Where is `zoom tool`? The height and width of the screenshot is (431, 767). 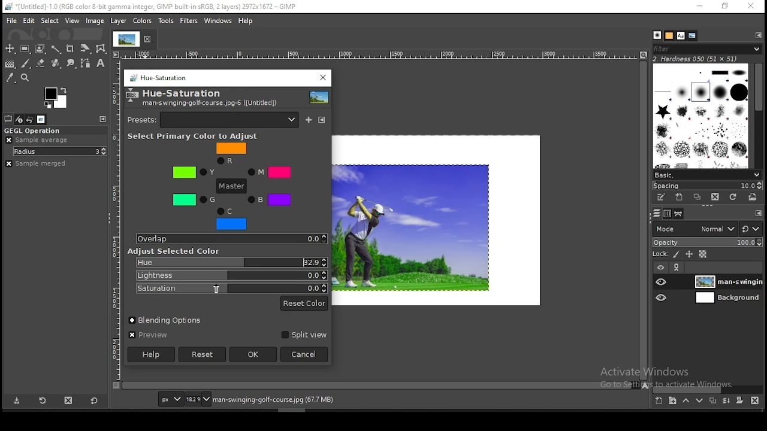
zoom tool is located at coordinates (26, 78).